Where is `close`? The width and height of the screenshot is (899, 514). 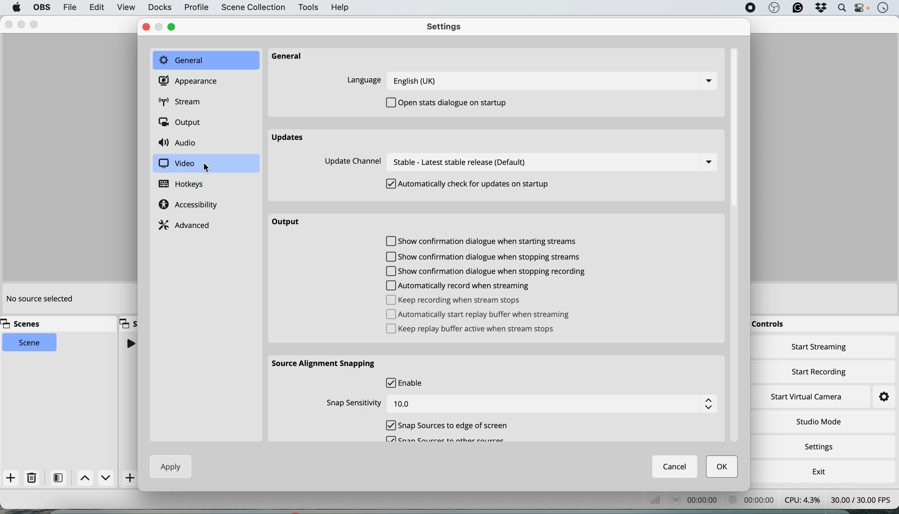 close is located at coordinates (146, 27).